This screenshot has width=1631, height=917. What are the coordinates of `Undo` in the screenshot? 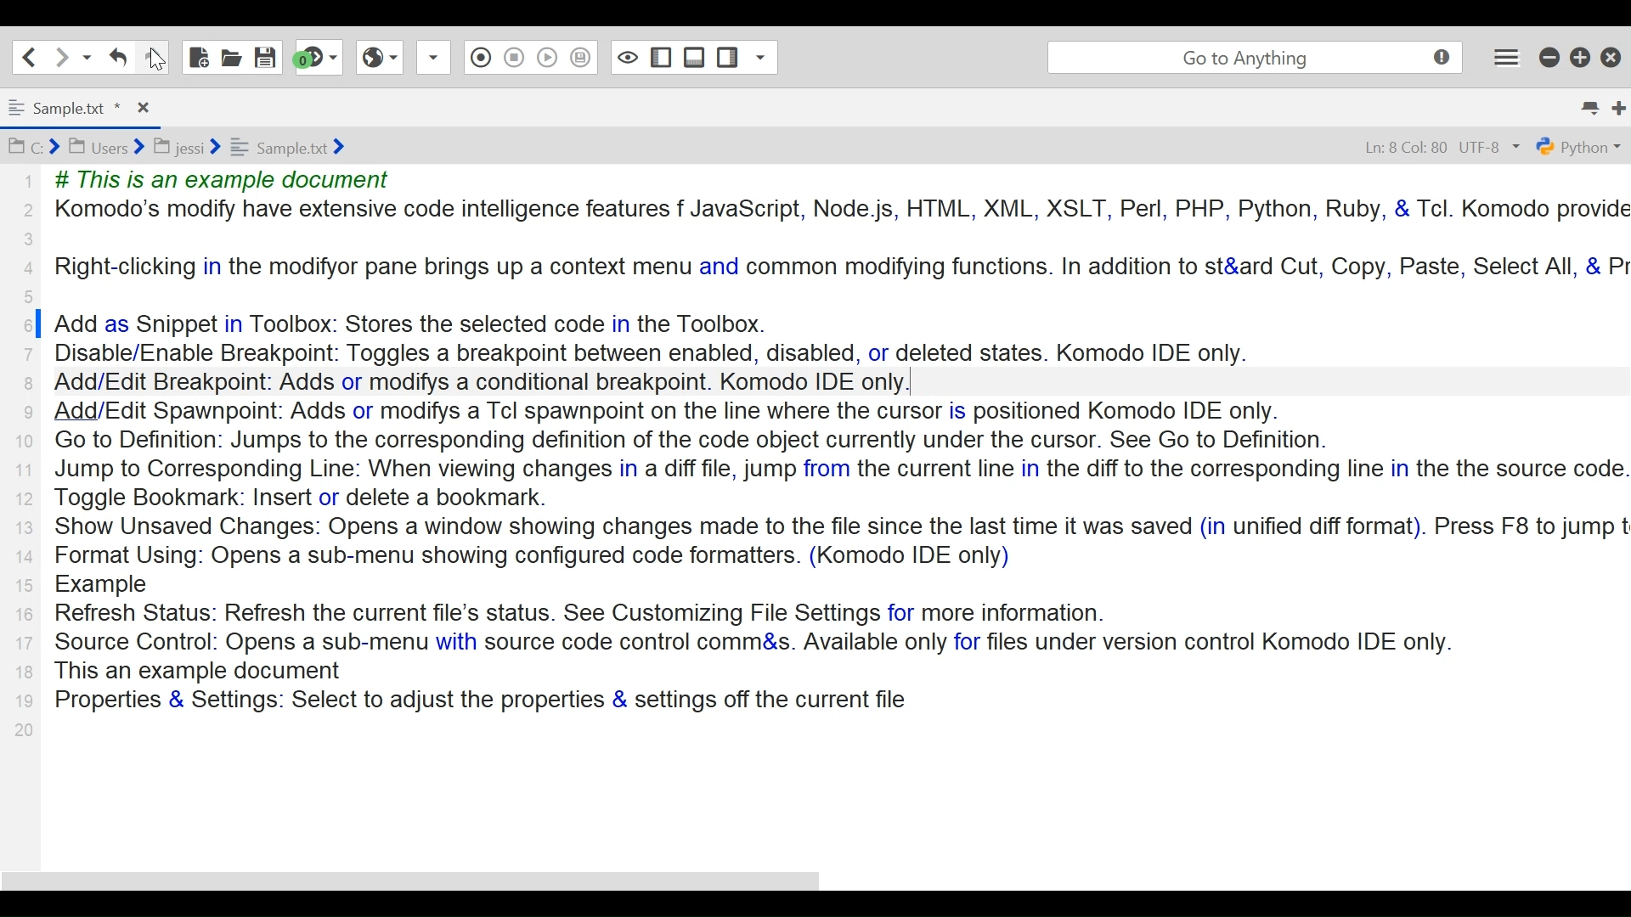 It's located at (151, 57).